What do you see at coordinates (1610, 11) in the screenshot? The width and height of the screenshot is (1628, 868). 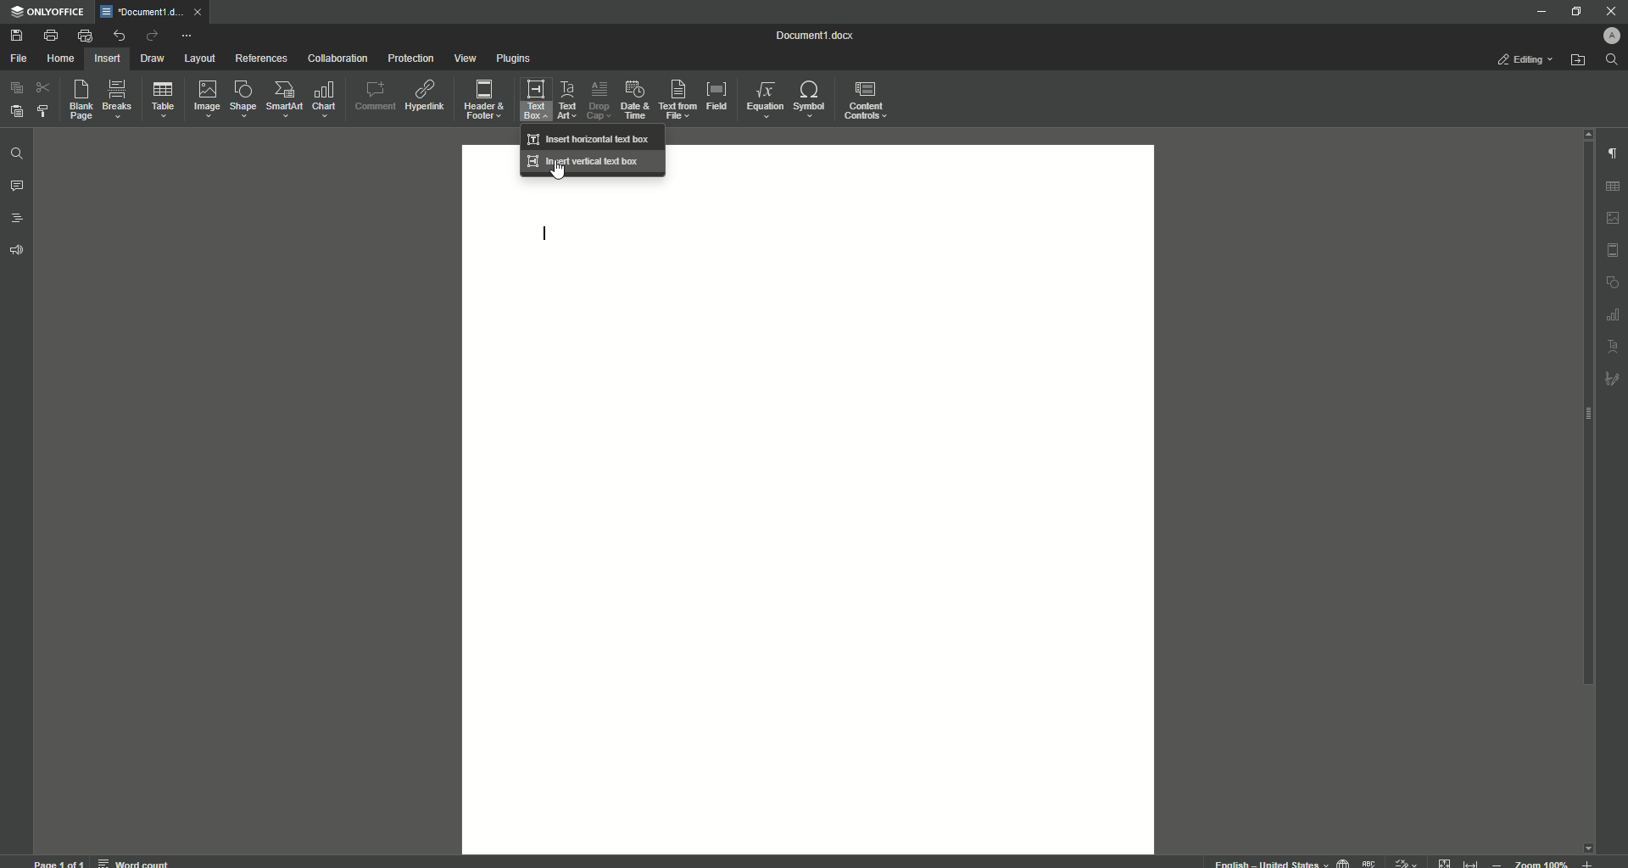 I see `Close` at bounding box center [1610, 11].